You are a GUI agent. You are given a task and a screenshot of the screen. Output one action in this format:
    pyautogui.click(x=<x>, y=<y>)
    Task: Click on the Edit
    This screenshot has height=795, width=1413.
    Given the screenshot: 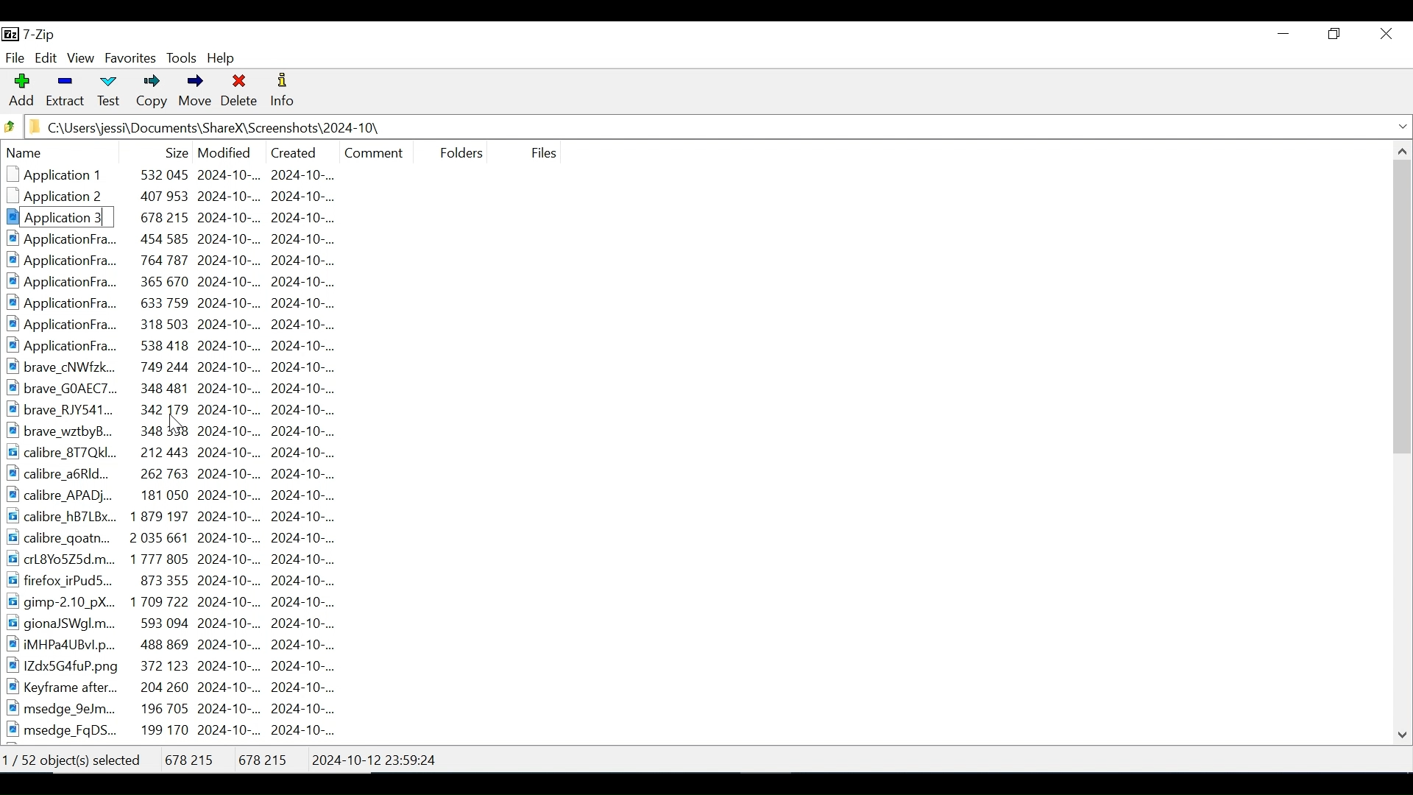 What is the action you would take?
    pyautogui.click(x=46, y=58)
    